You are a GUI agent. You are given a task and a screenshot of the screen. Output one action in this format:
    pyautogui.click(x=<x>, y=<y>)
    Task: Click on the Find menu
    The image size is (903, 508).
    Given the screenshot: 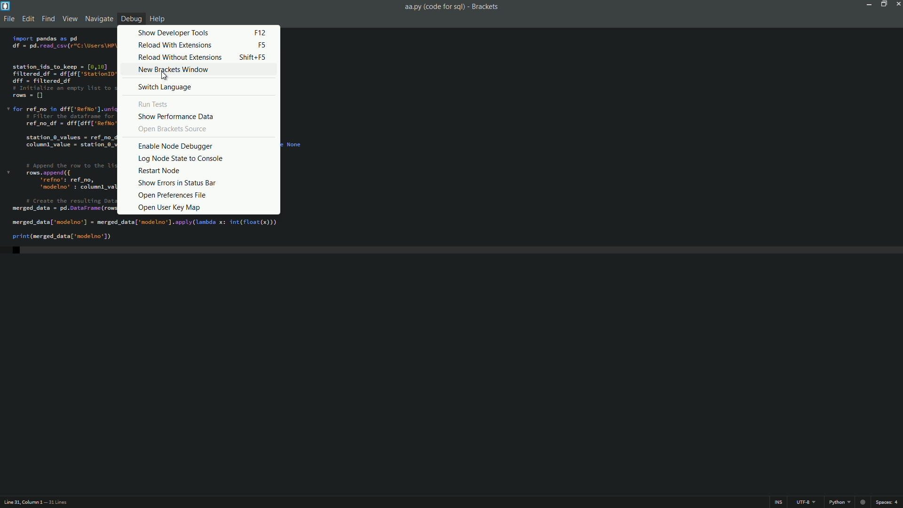 What is the action you would take?
    pyautogui.click(x=47, y=19)
    